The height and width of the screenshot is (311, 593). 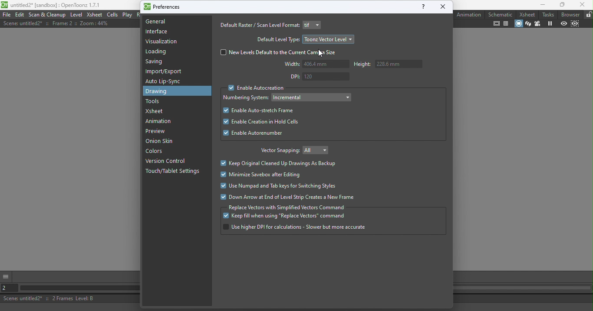 I want to click on Drop down menu, so click(x=312, y=25).